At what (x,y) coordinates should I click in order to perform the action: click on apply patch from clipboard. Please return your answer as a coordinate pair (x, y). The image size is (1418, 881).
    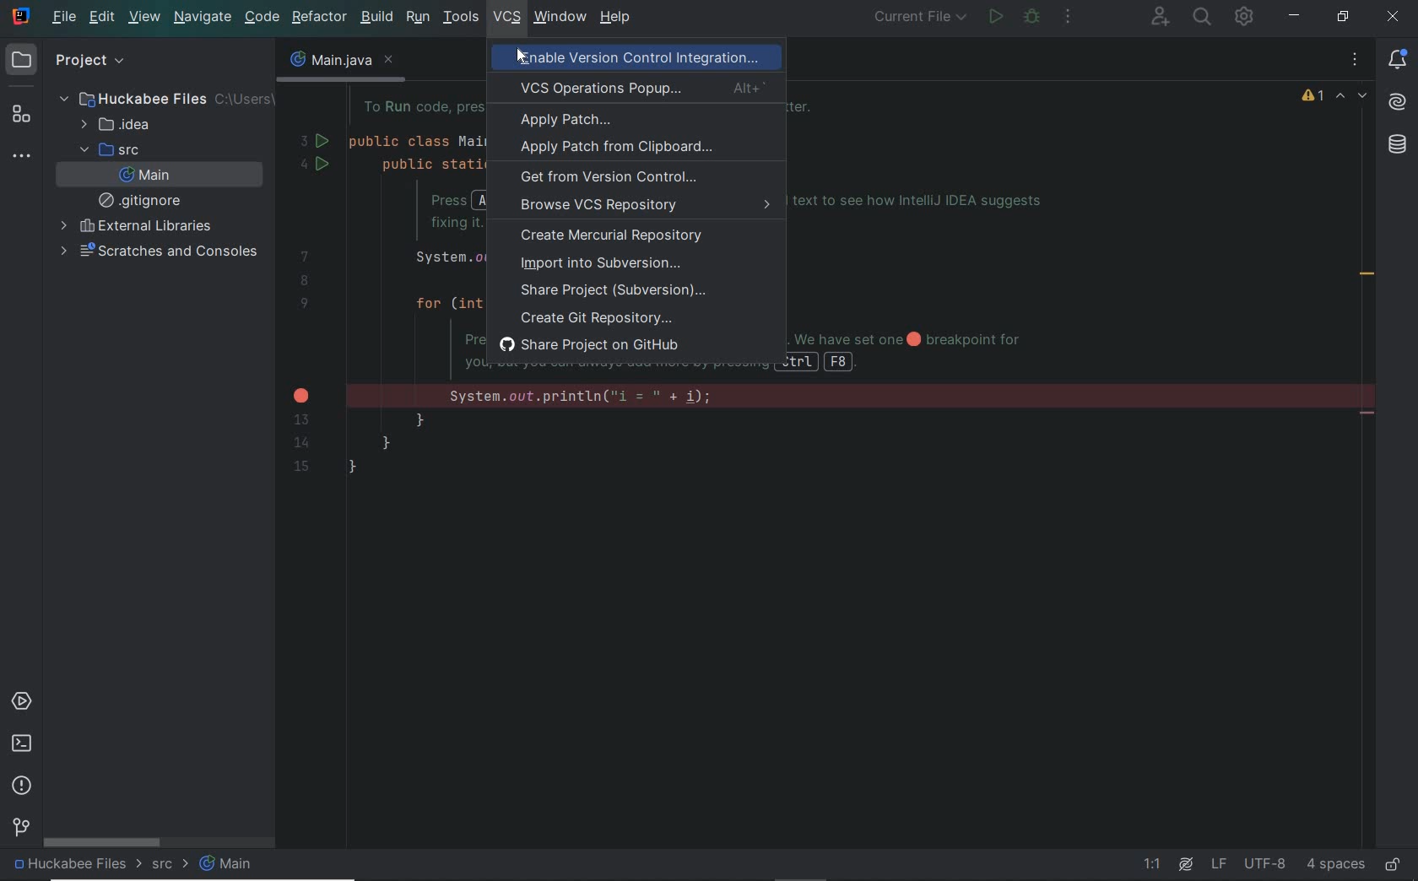
    Looking at the image, I should click on (616, 148).